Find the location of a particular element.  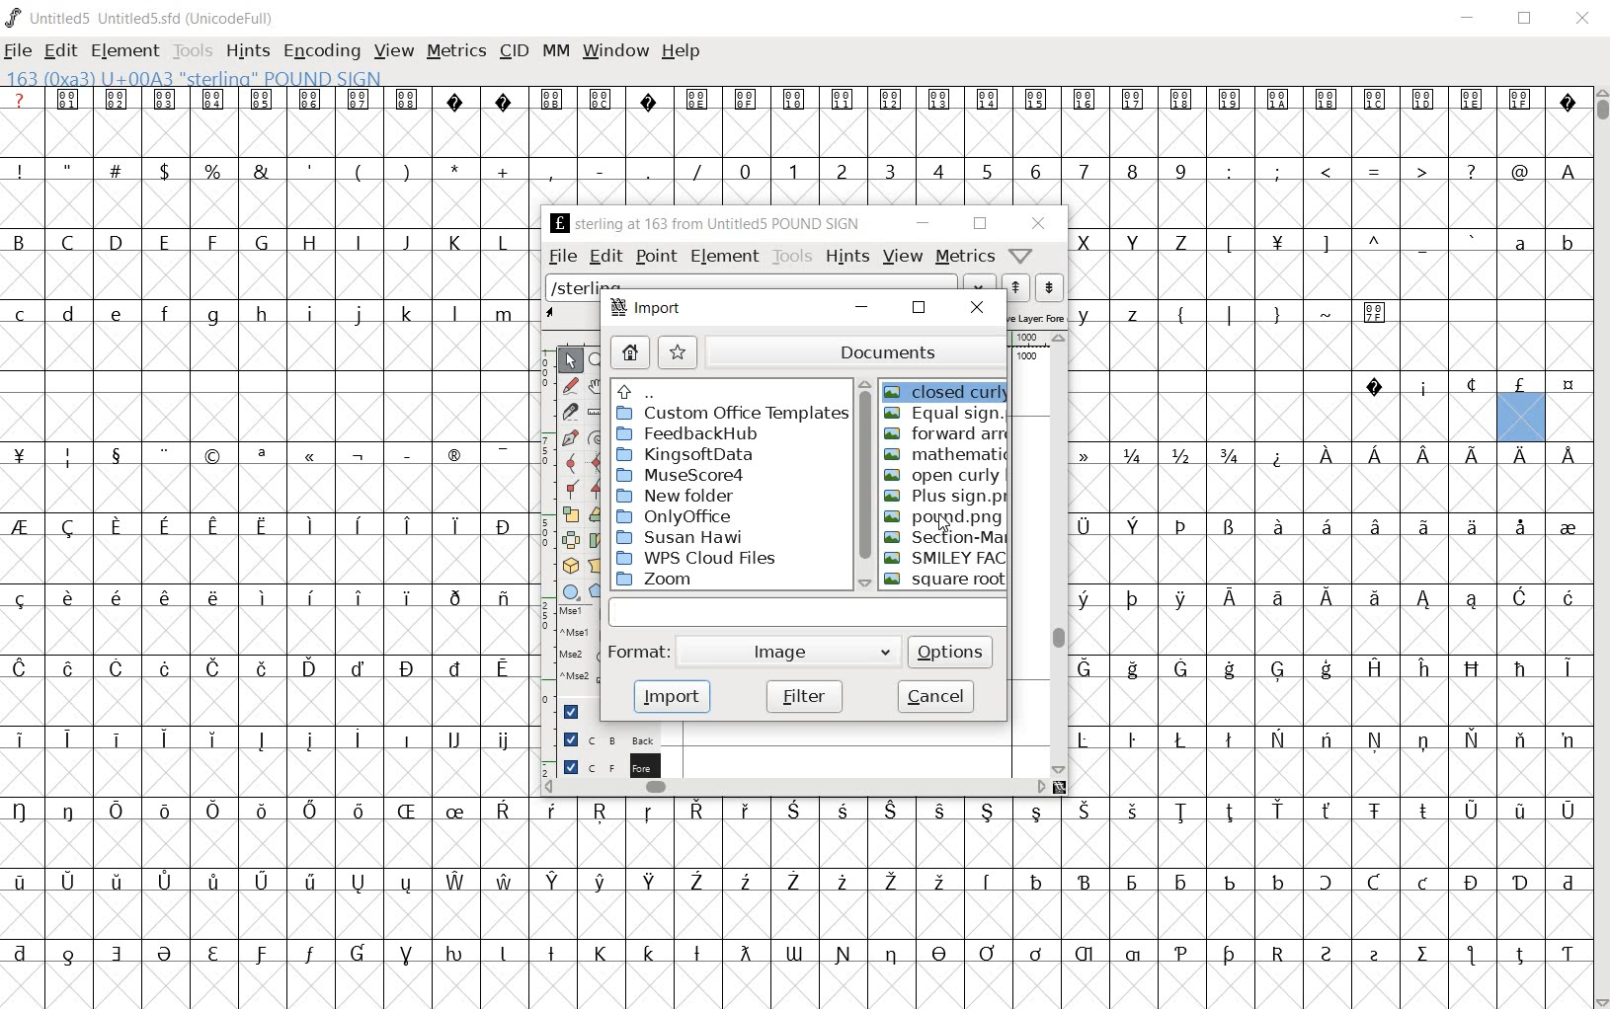

poyad.png | is located at coordinates (946, 517).